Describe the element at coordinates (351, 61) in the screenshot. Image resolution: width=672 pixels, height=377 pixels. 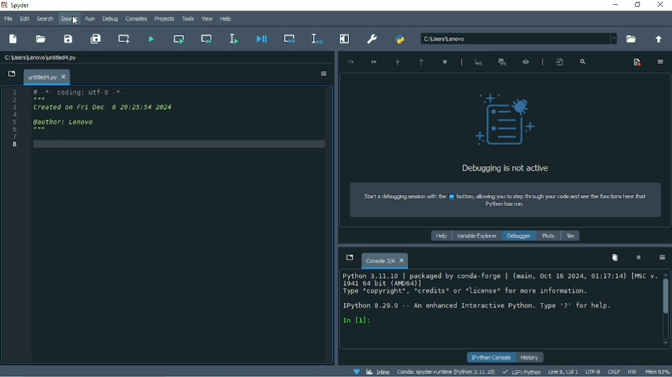
I see `Execute current line` at that location.